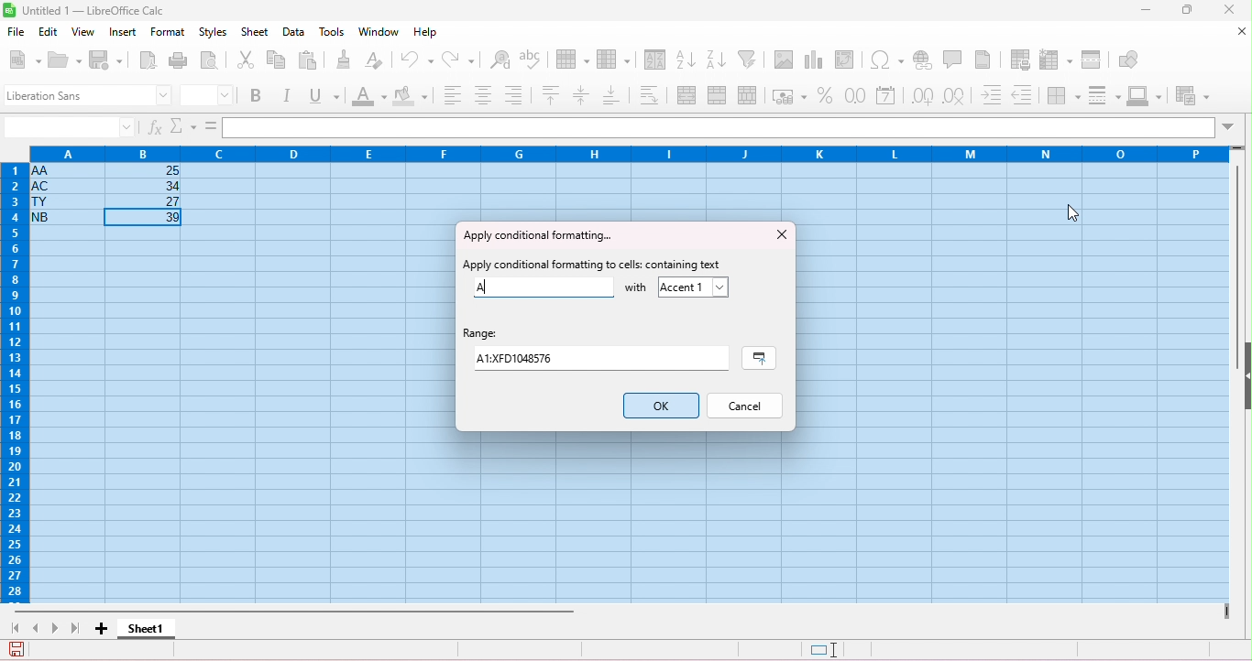 This screenshot has width=1252, height=661. Describe the element at coordinates (636, 287) in the screenshot. I see `with` at that location.